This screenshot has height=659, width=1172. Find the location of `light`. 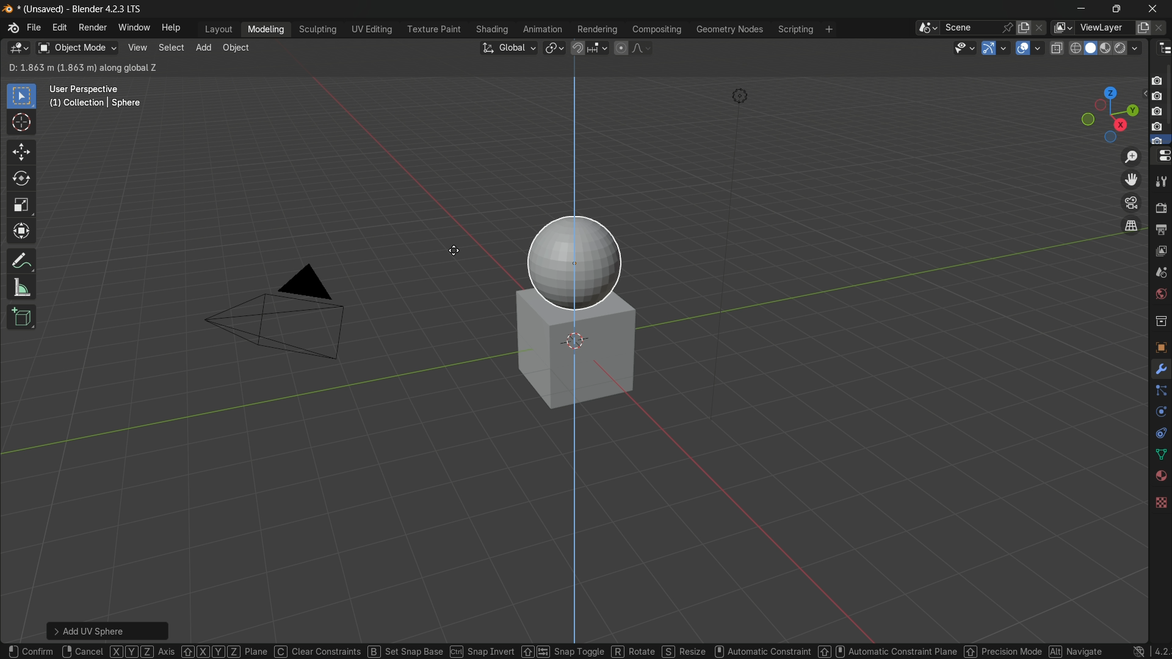

light is located at coordinates (743, 95).